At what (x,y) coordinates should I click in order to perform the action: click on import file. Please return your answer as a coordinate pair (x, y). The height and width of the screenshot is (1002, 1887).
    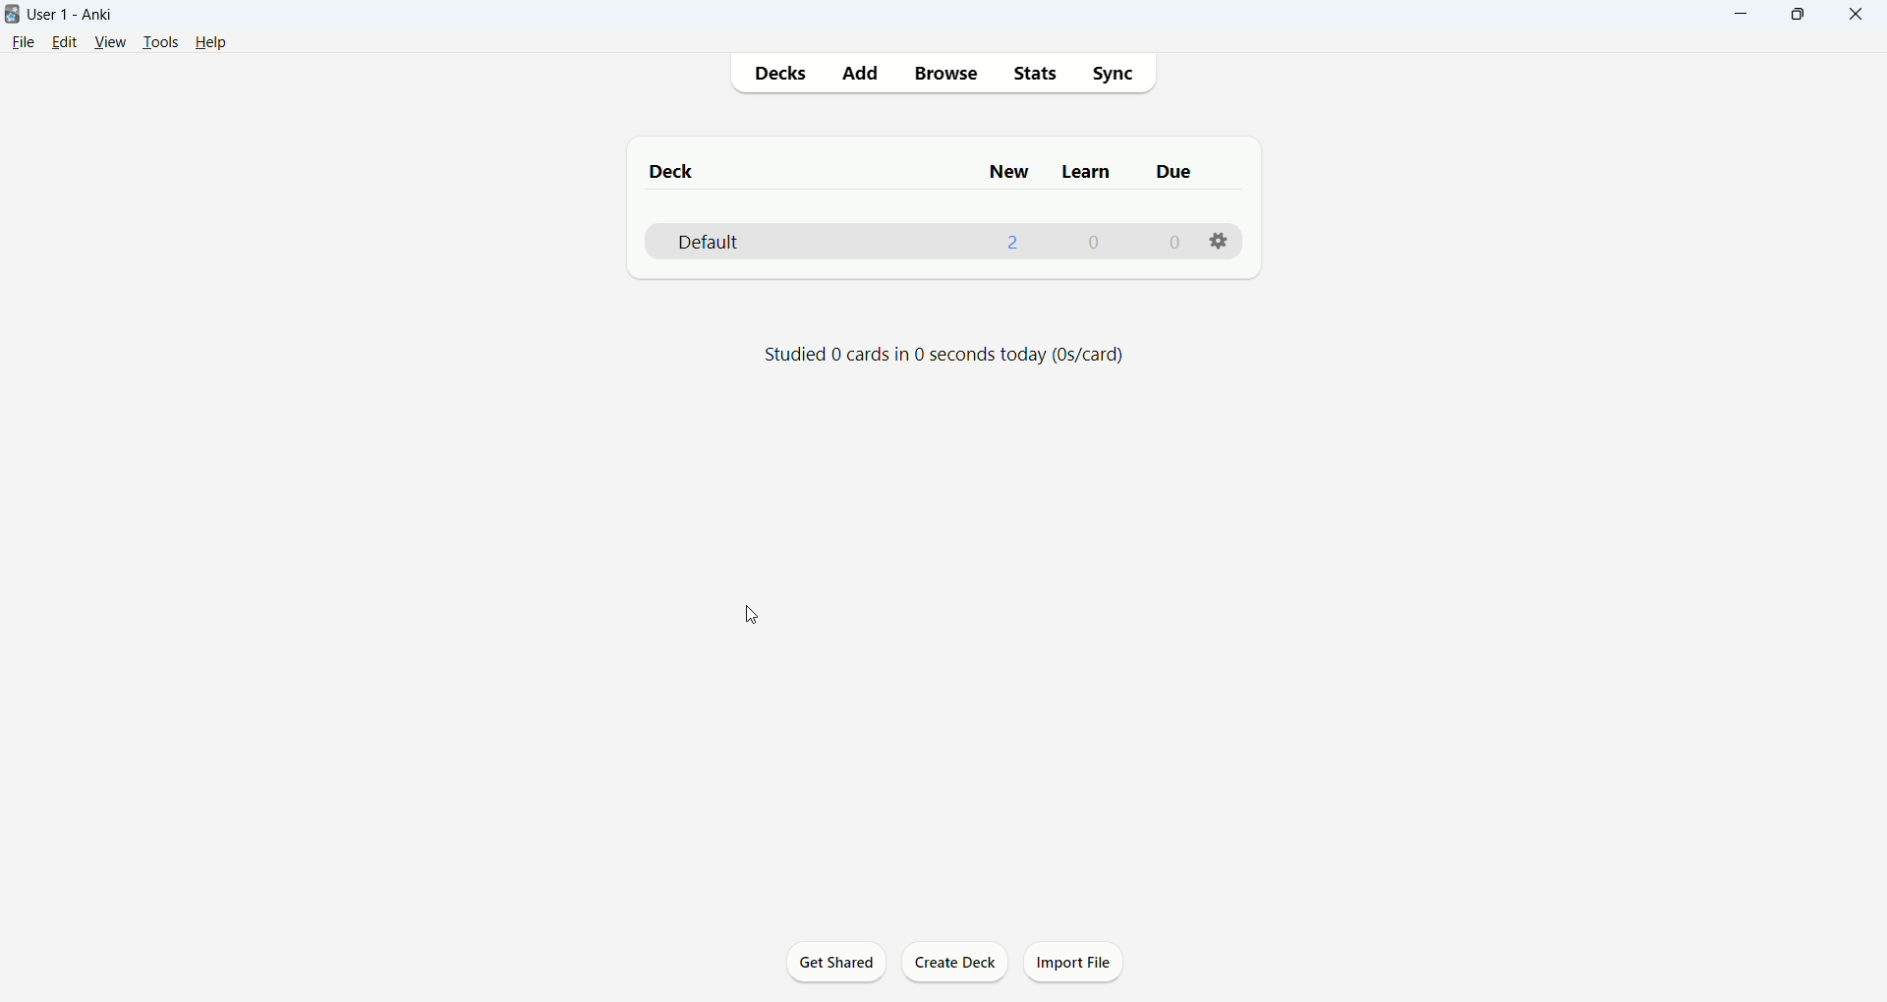
    Looking at the image, I should click on (1074, 962).